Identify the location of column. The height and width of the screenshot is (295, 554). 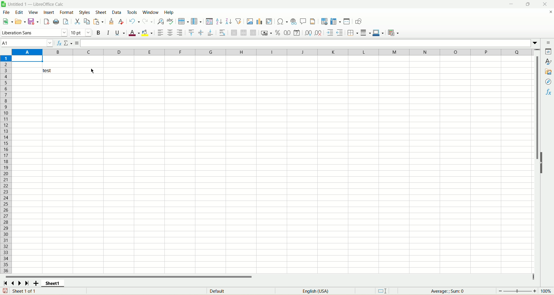
(196, 21).